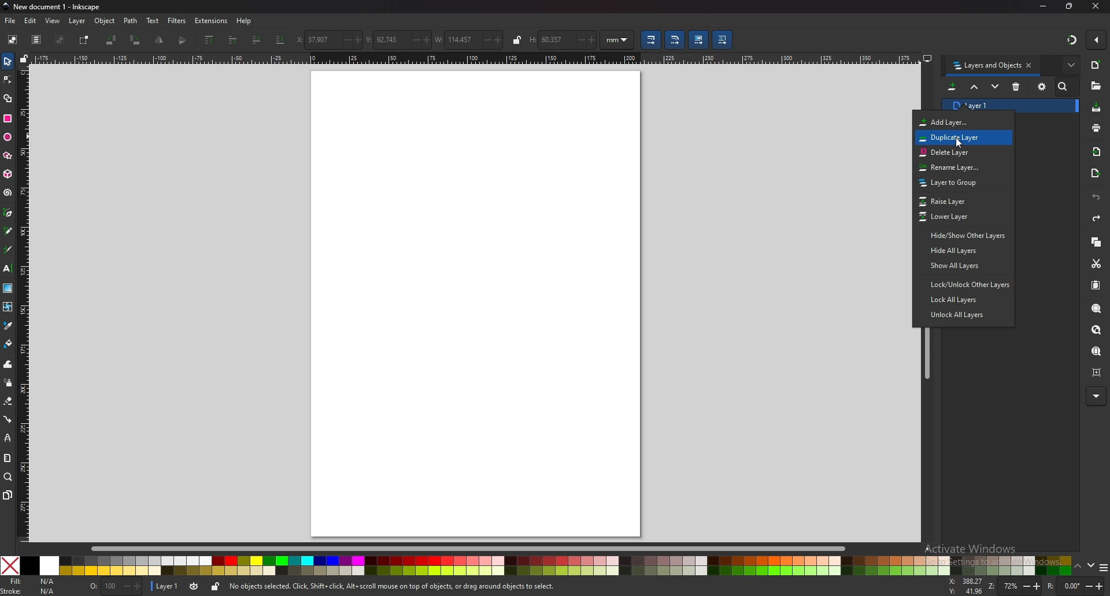 Image resolution: width=1110 pixels, height=596 pixels. Describe the element at coordinates (24, 301) in the screenshot. I see `vertical scale` at that location.